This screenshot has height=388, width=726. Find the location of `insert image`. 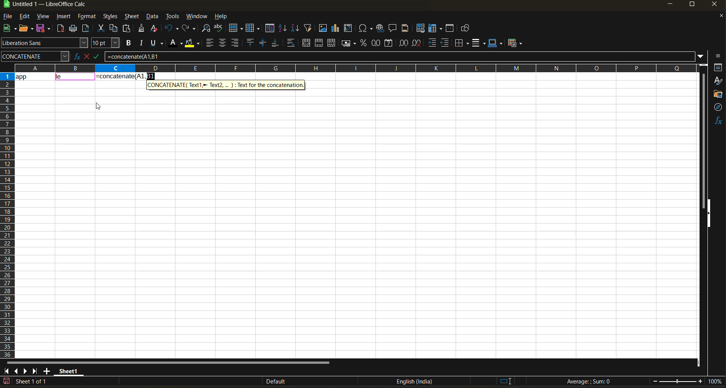

insert image is located at coordinates (323, 28).